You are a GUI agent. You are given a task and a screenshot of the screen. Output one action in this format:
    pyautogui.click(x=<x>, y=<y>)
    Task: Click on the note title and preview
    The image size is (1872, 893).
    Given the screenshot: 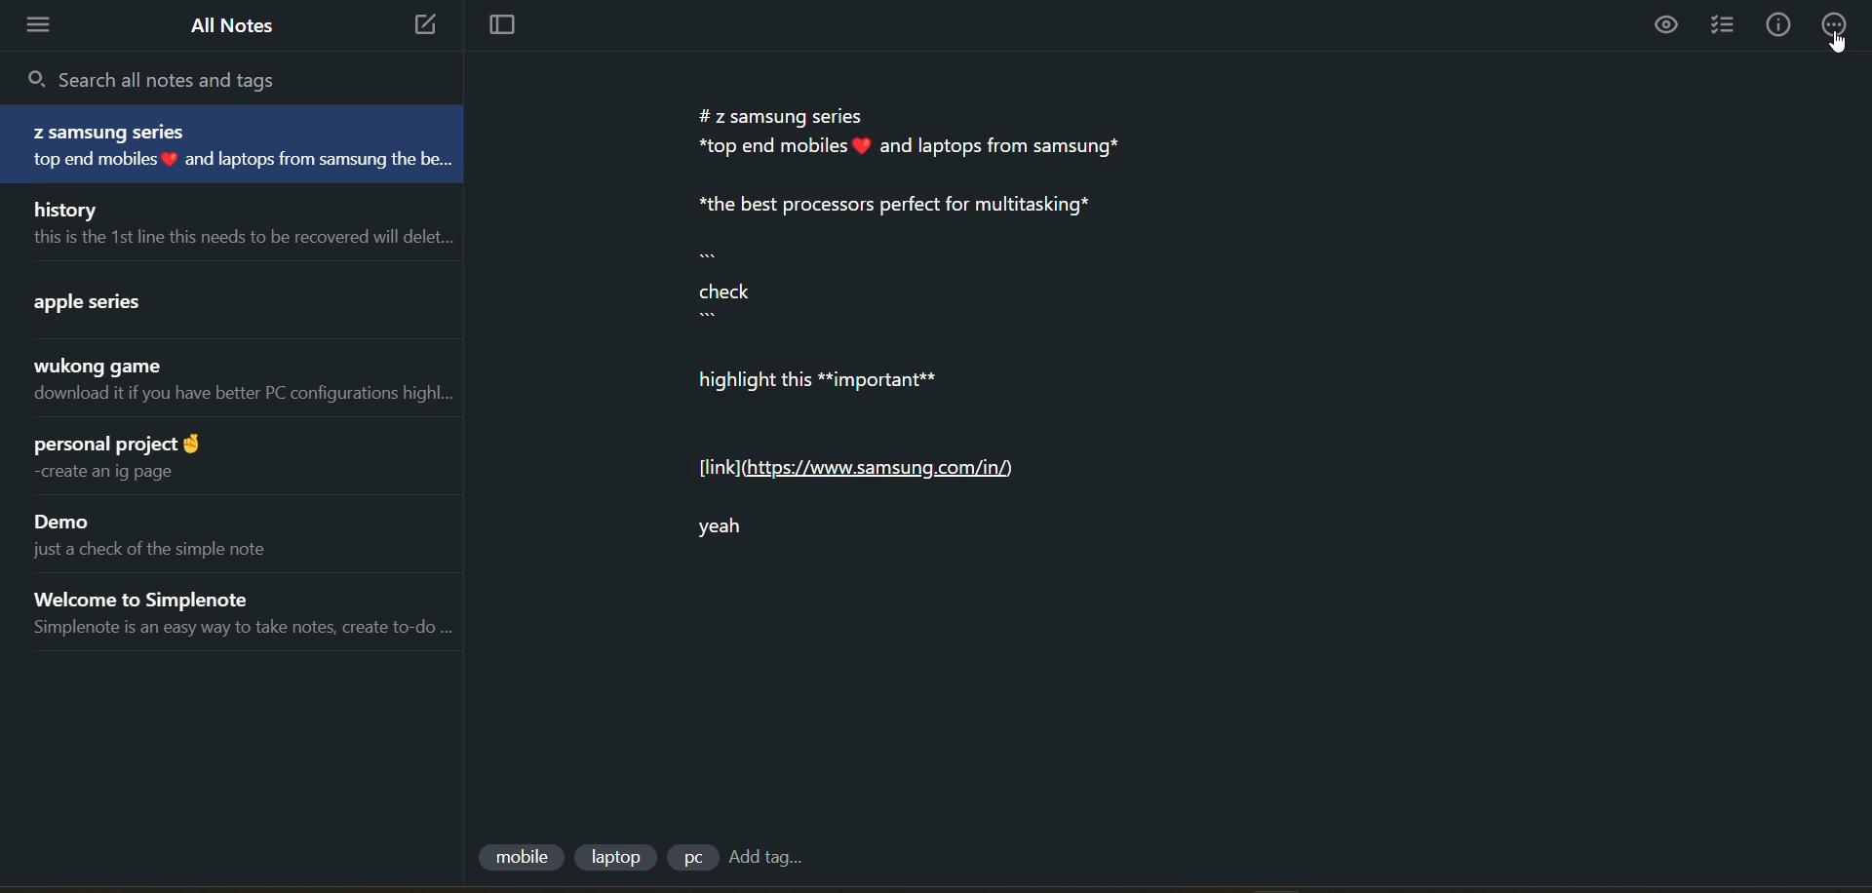 What is the action you would take?
    pyautogui.click(x=240, y=145)
    